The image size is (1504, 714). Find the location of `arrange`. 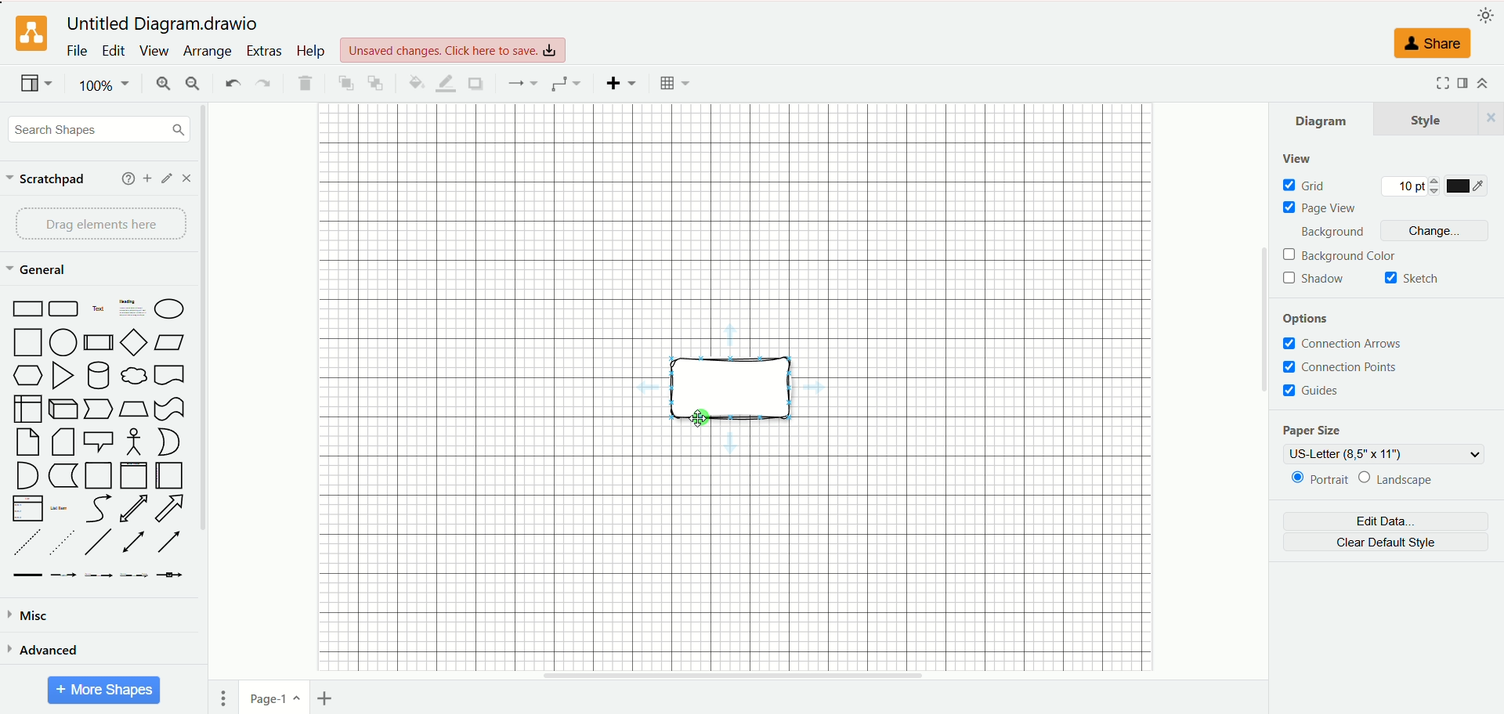

arrange is located at coordinates (209, 52).